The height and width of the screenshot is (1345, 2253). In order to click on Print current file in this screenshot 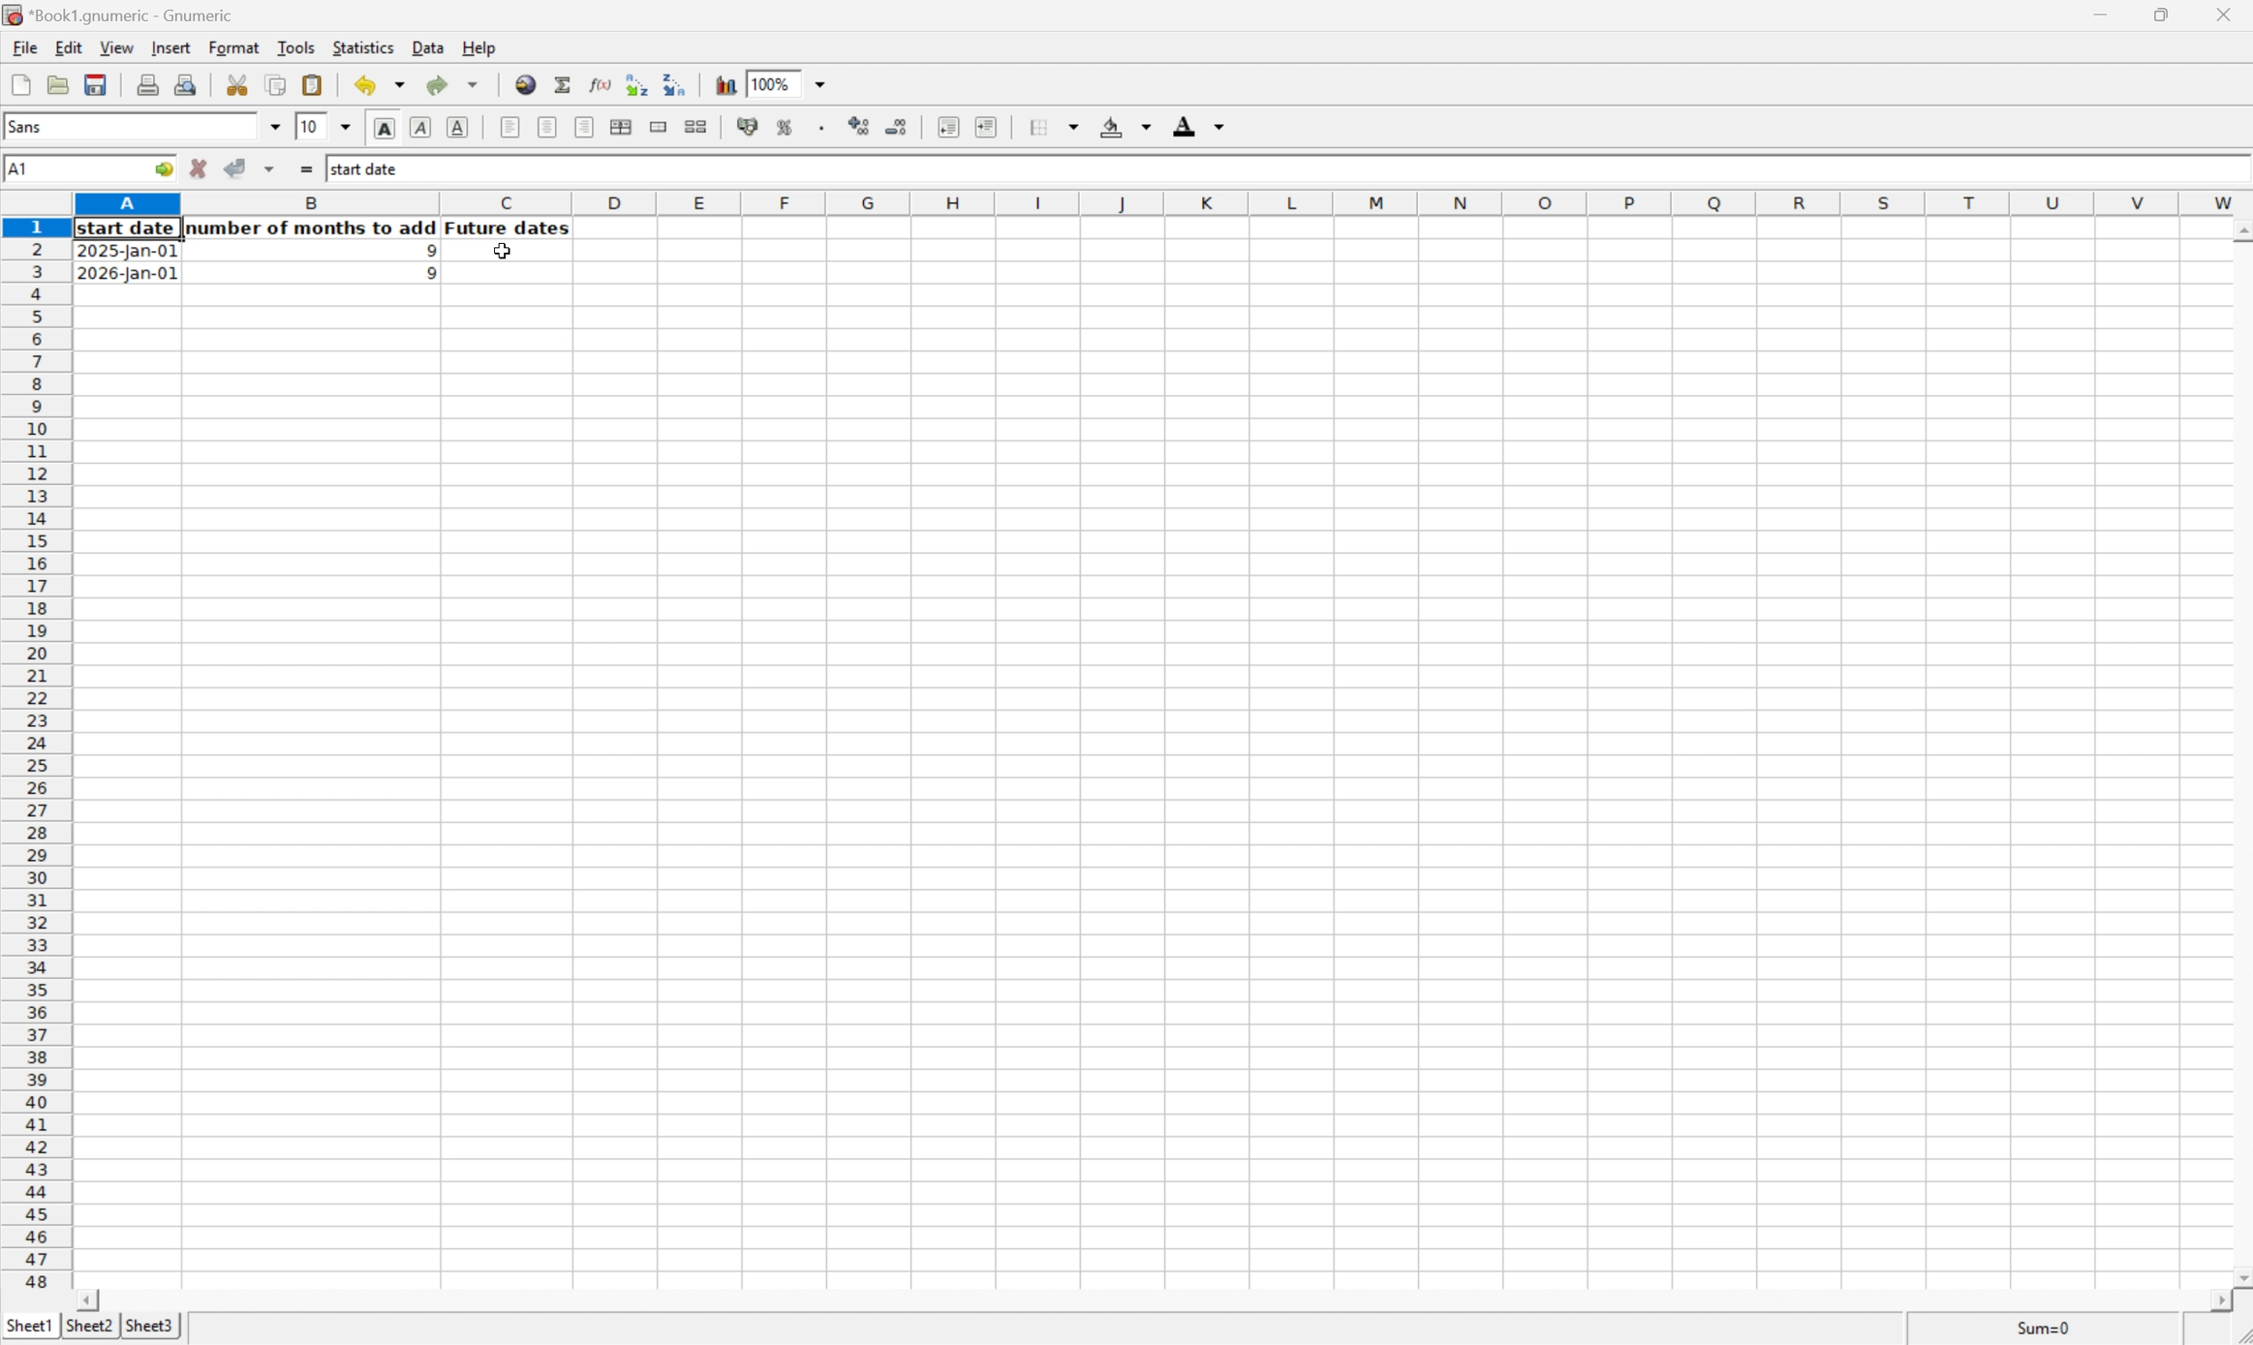, I will do `click(151, 84)`.